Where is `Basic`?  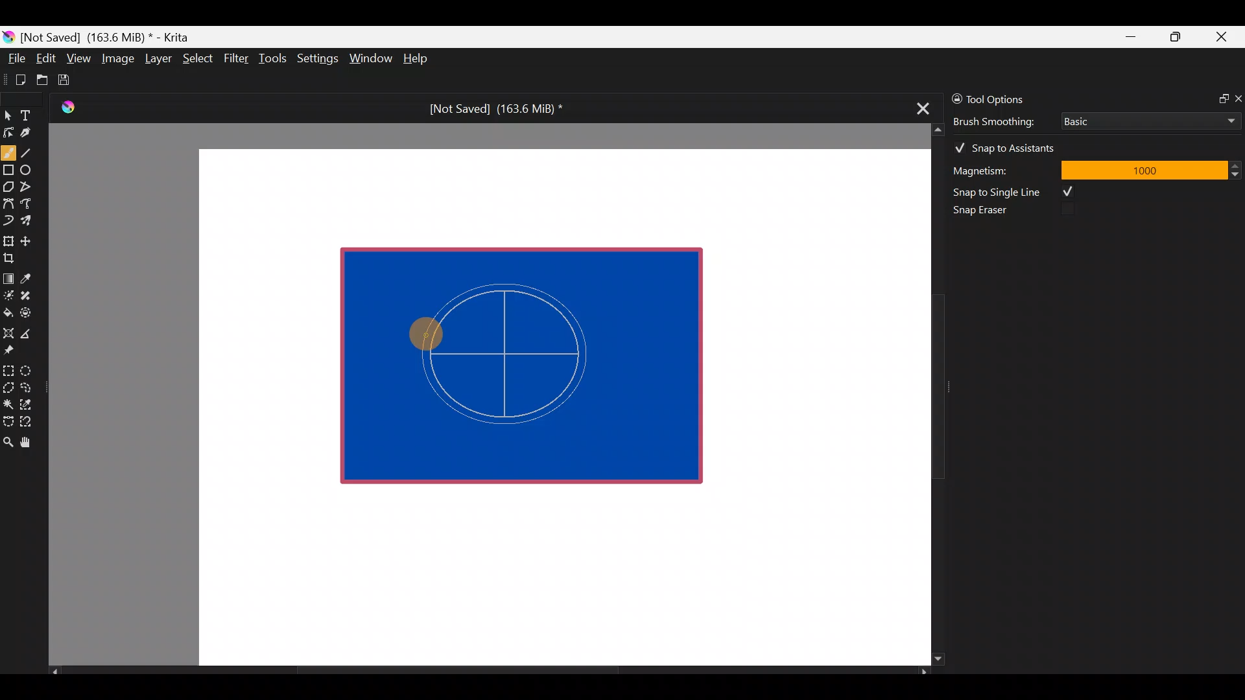
Basic is located at coordinates (1147, 119).